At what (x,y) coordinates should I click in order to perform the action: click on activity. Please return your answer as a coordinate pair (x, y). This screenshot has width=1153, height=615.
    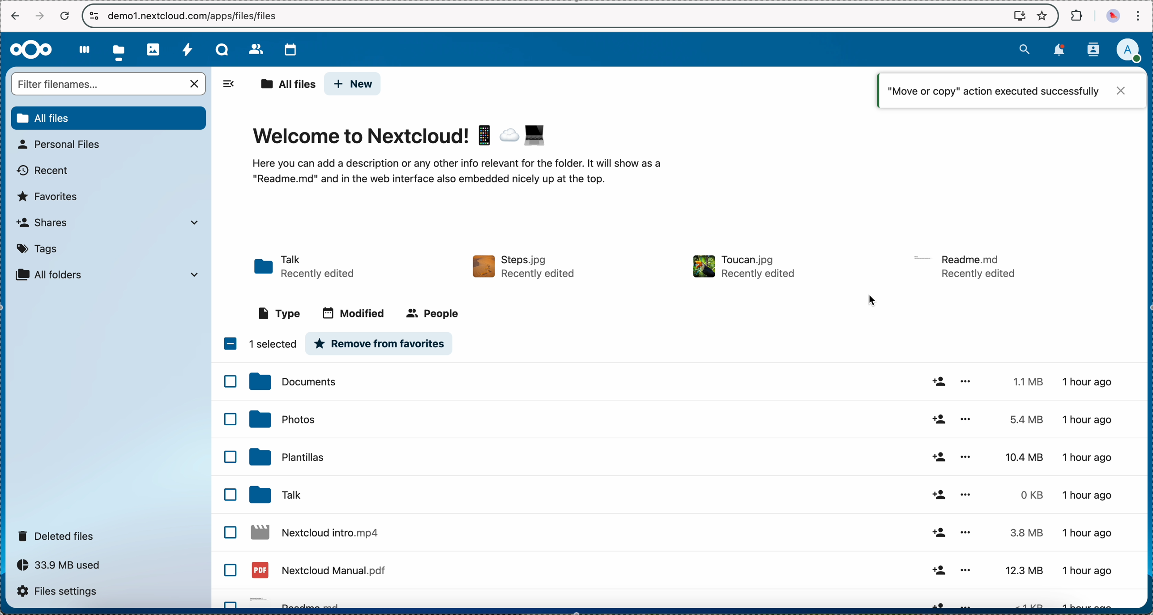
    Looking at the image, I should click on (187, 47).